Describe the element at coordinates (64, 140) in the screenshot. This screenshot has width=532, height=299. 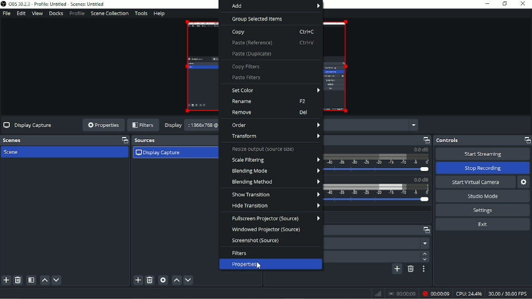
I see `Scenes` at that location.